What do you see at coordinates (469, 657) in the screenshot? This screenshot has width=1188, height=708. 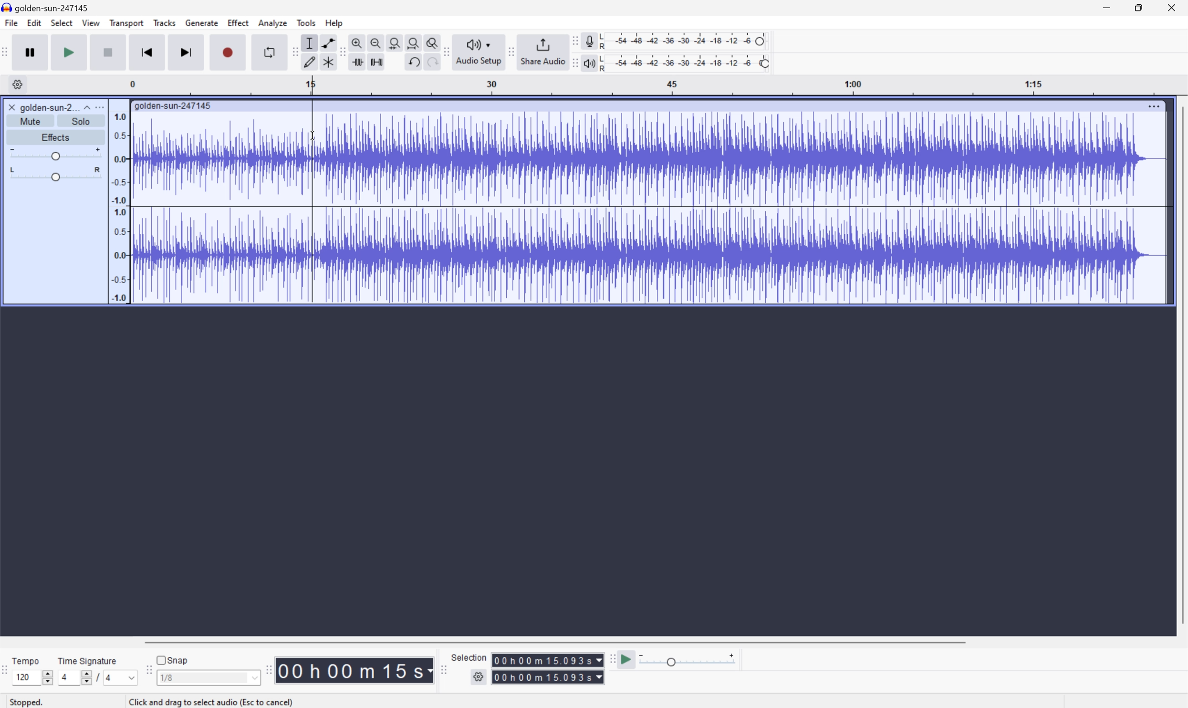 I see `Selection` at bounding box center [469, 657].